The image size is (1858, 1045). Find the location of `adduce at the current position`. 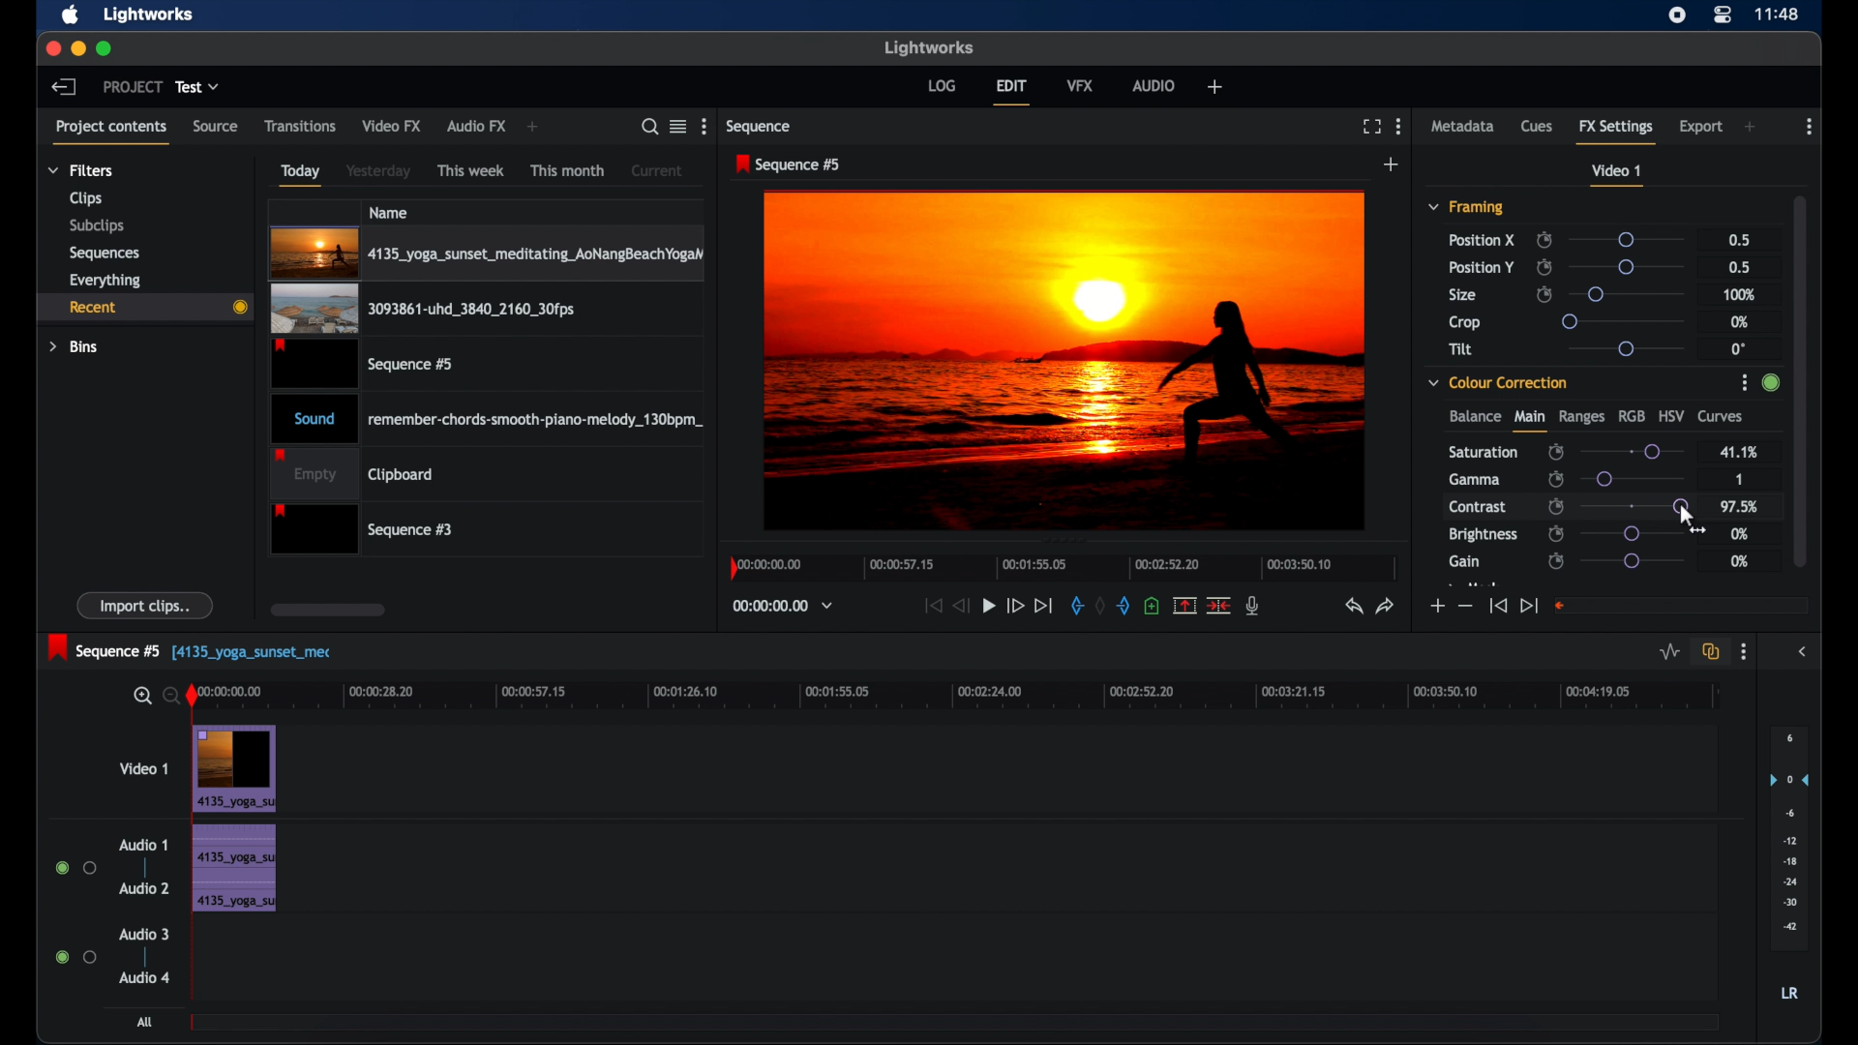

adduce at the current position is located at coordinates (1152, 605).